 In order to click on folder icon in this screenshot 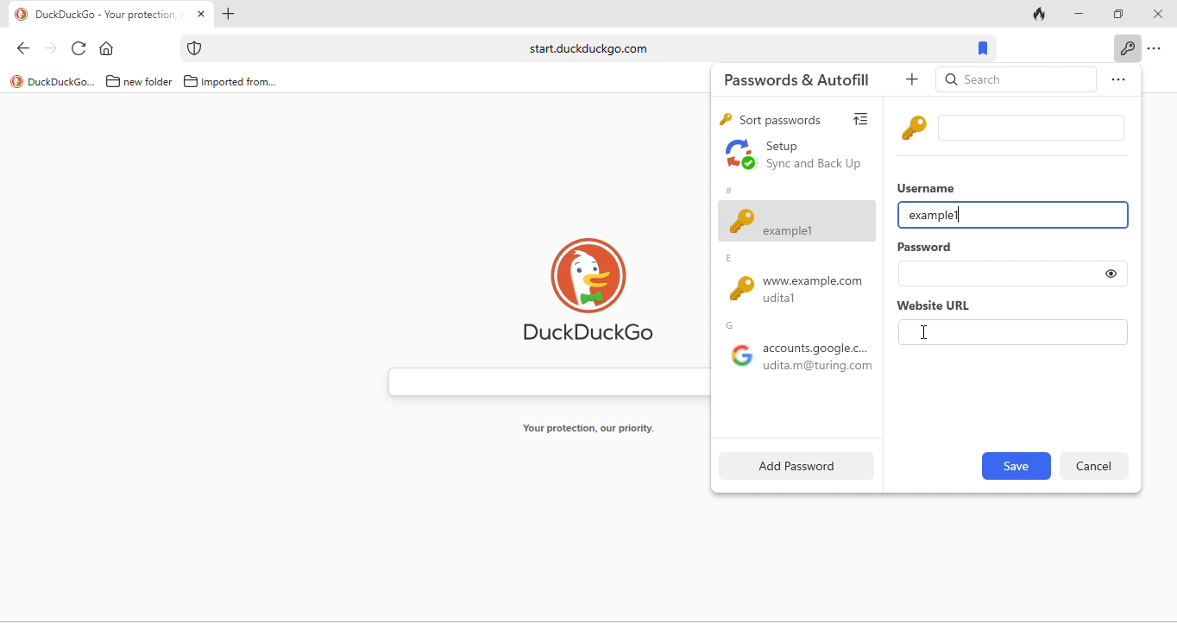, I will do `click(191, 81)`.